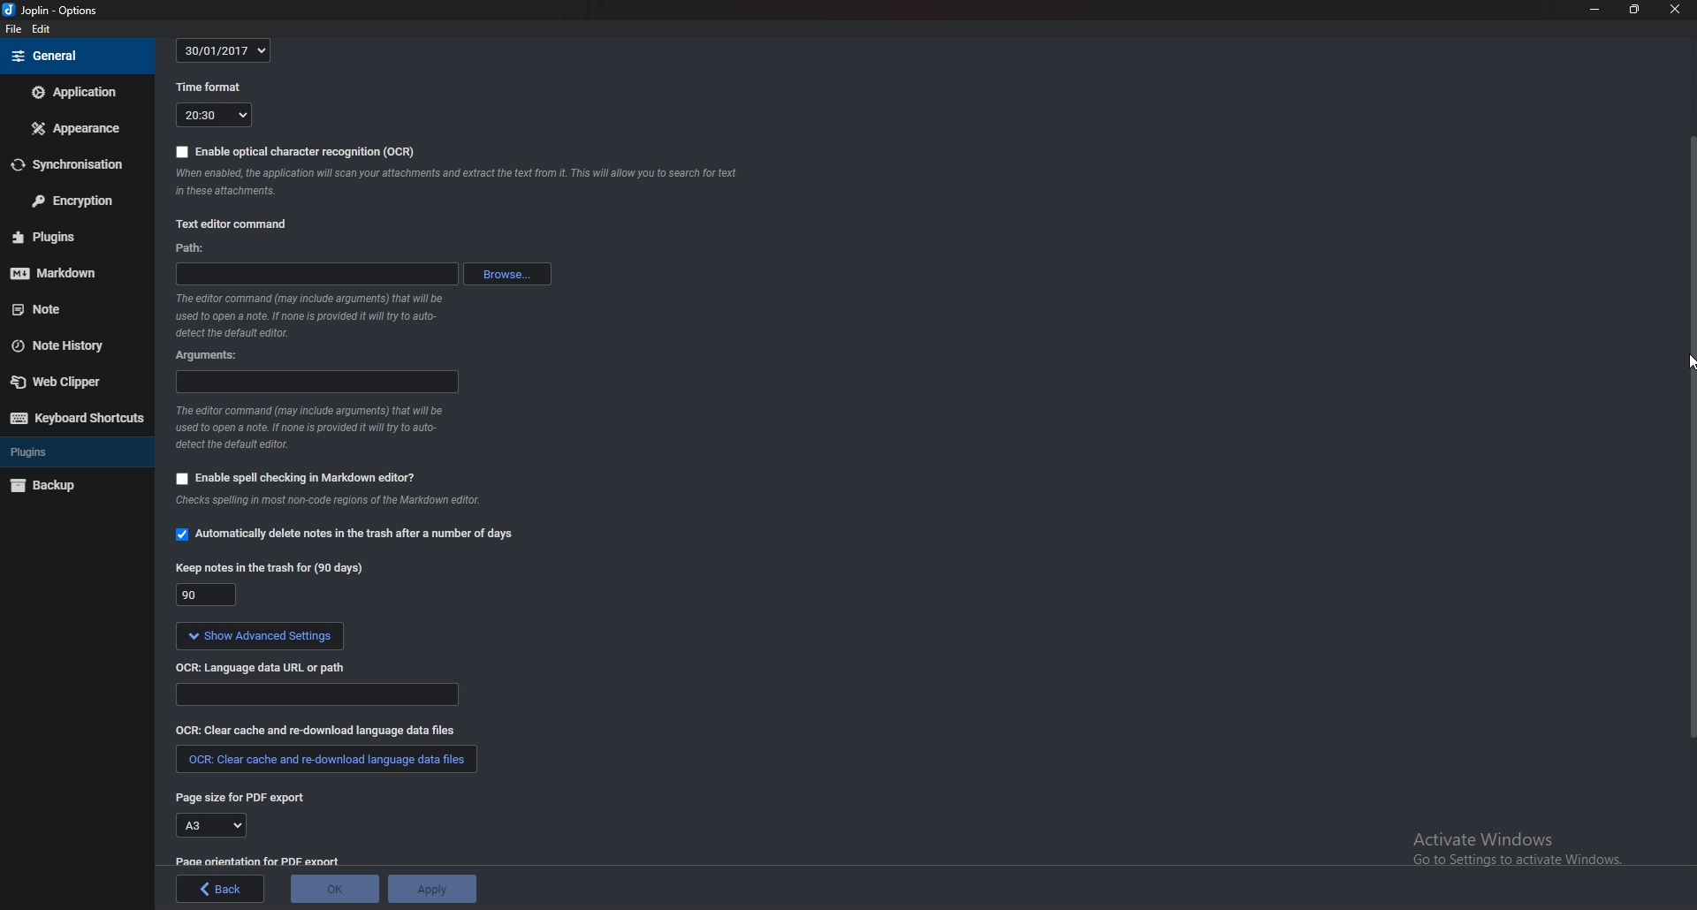  Describe the element at coordinates (60, 308) in the screenshot. I see `note` at that location.